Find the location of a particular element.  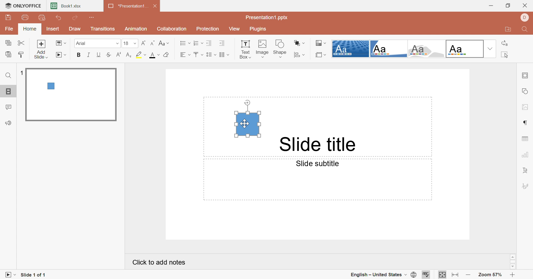

Highlight color is located at coordinates (141, 54).